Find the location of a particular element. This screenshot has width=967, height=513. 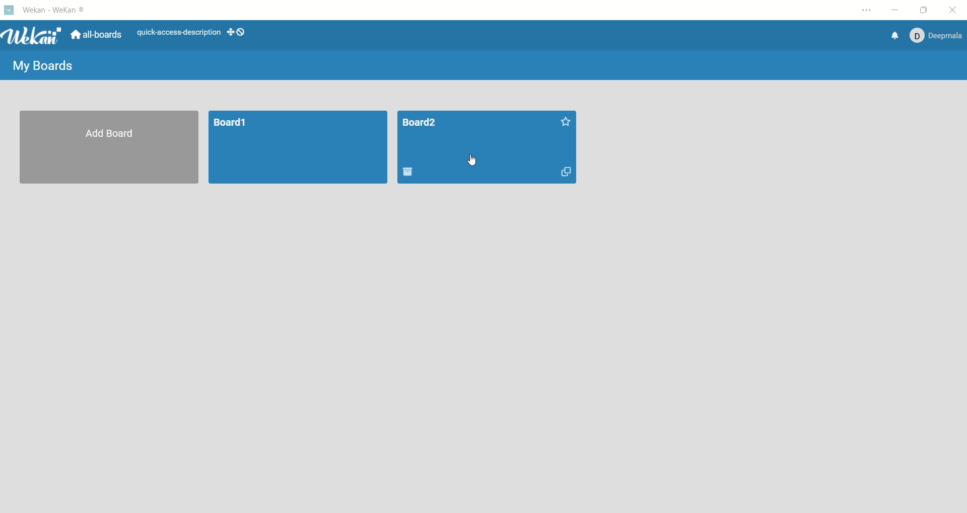

my boards is located at coordinates (46, 66).